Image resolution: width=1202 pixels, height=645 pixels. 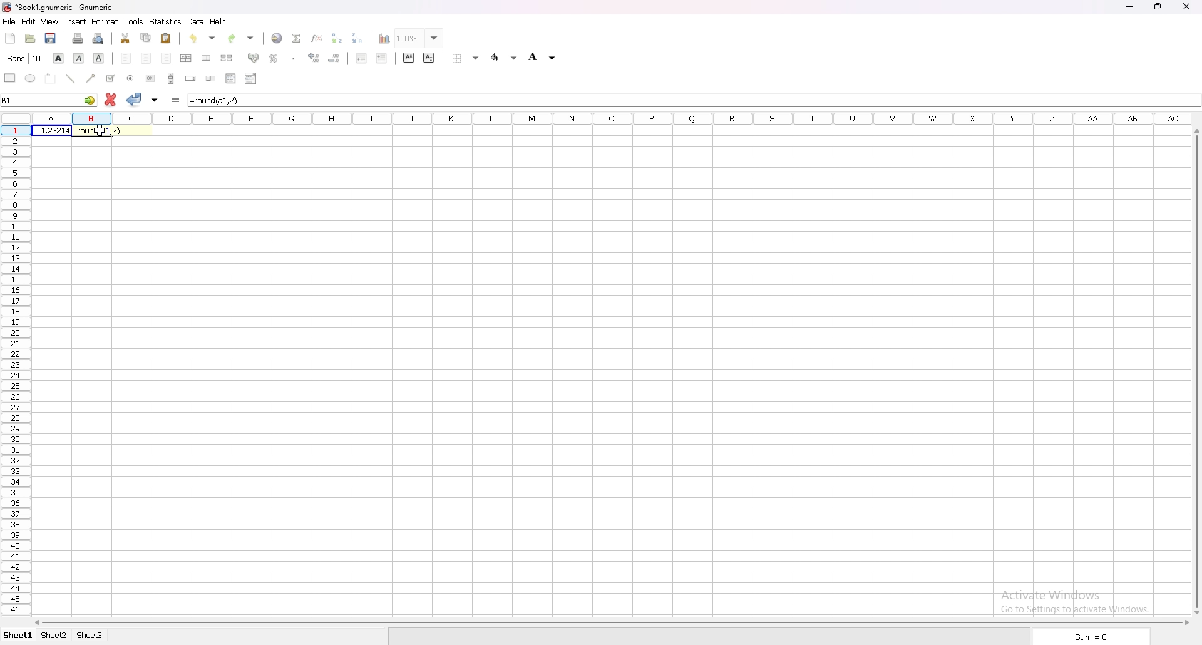 What do you see at coordinates (11, 38) in the screenshot?
I see `new` at bounding box center [11, 38].